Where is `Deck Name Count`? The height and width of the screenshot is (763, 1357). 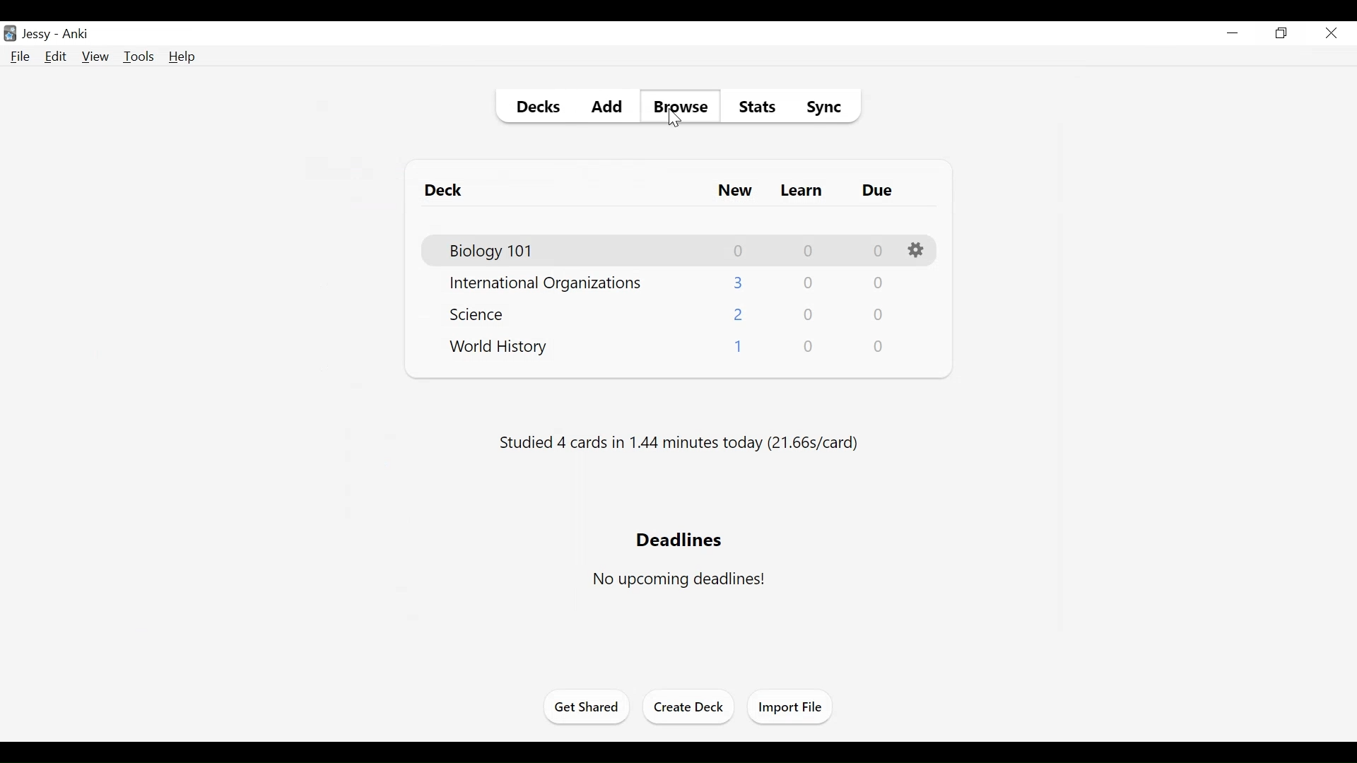 Deck Name Count is located at coordinates (551, 285).